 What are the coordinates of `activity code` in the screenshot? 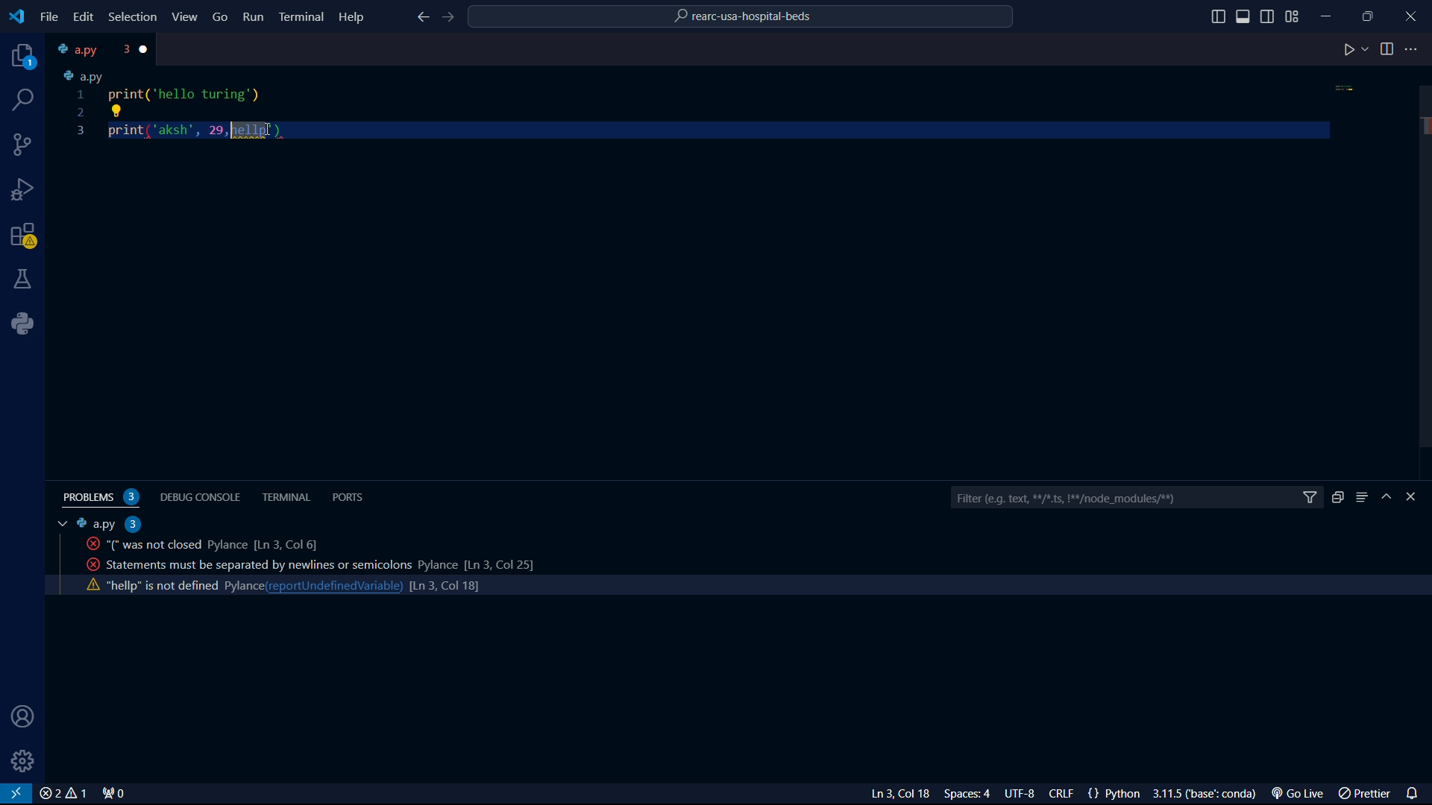 It's located at (301, 563).